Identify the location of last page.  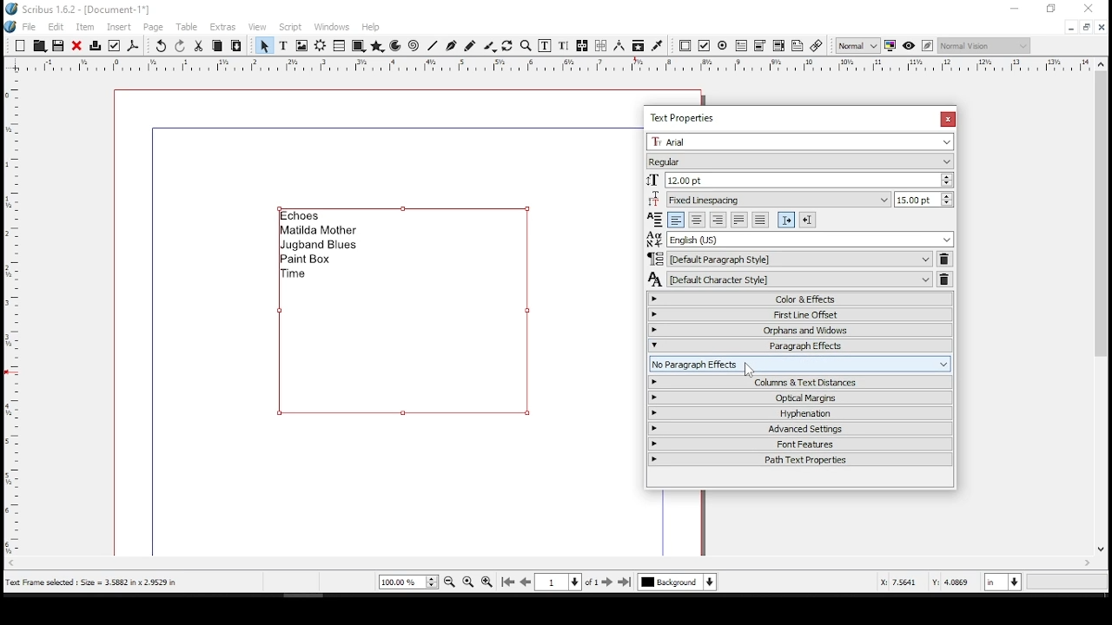
(625, 582).